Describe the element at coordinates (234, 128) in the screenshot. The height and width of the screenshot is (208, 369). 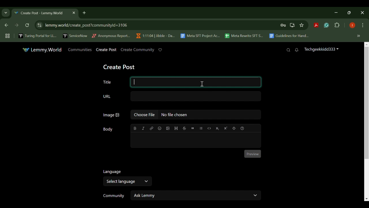
I see `spoiler` at that location.